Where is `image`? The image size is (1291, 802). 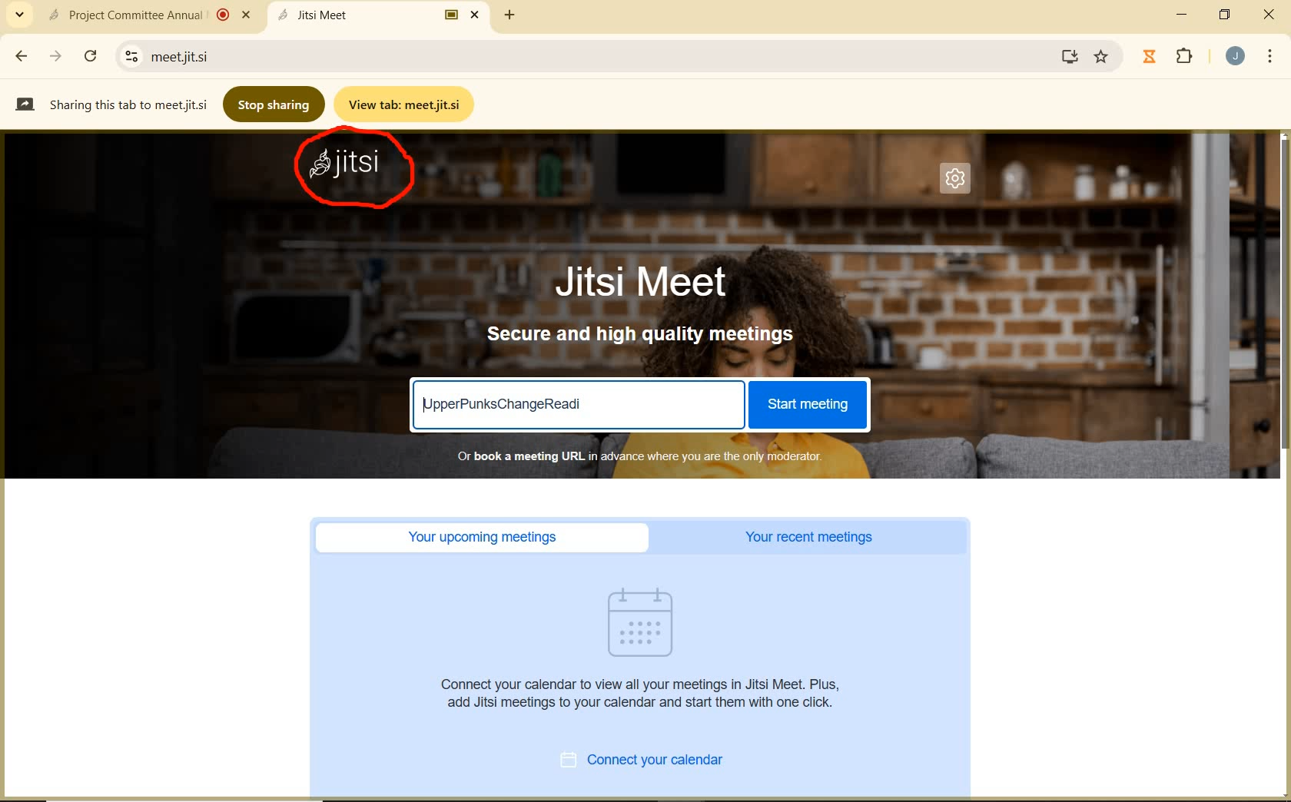 image is located at coordinates (649, 622).